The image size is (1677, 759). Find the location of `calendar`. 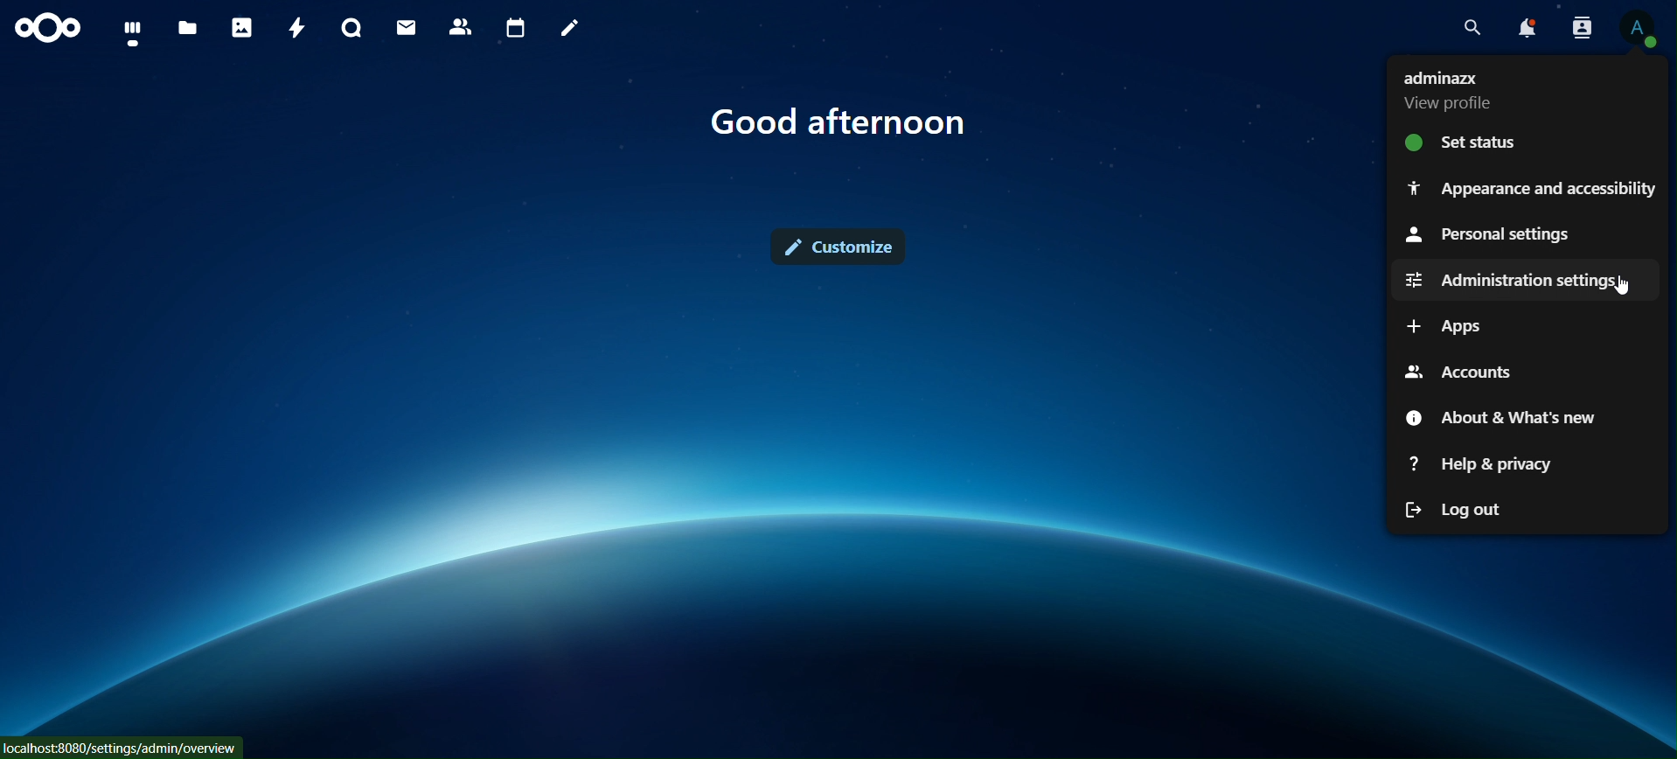

calendar is located at coordinates (515, 25).